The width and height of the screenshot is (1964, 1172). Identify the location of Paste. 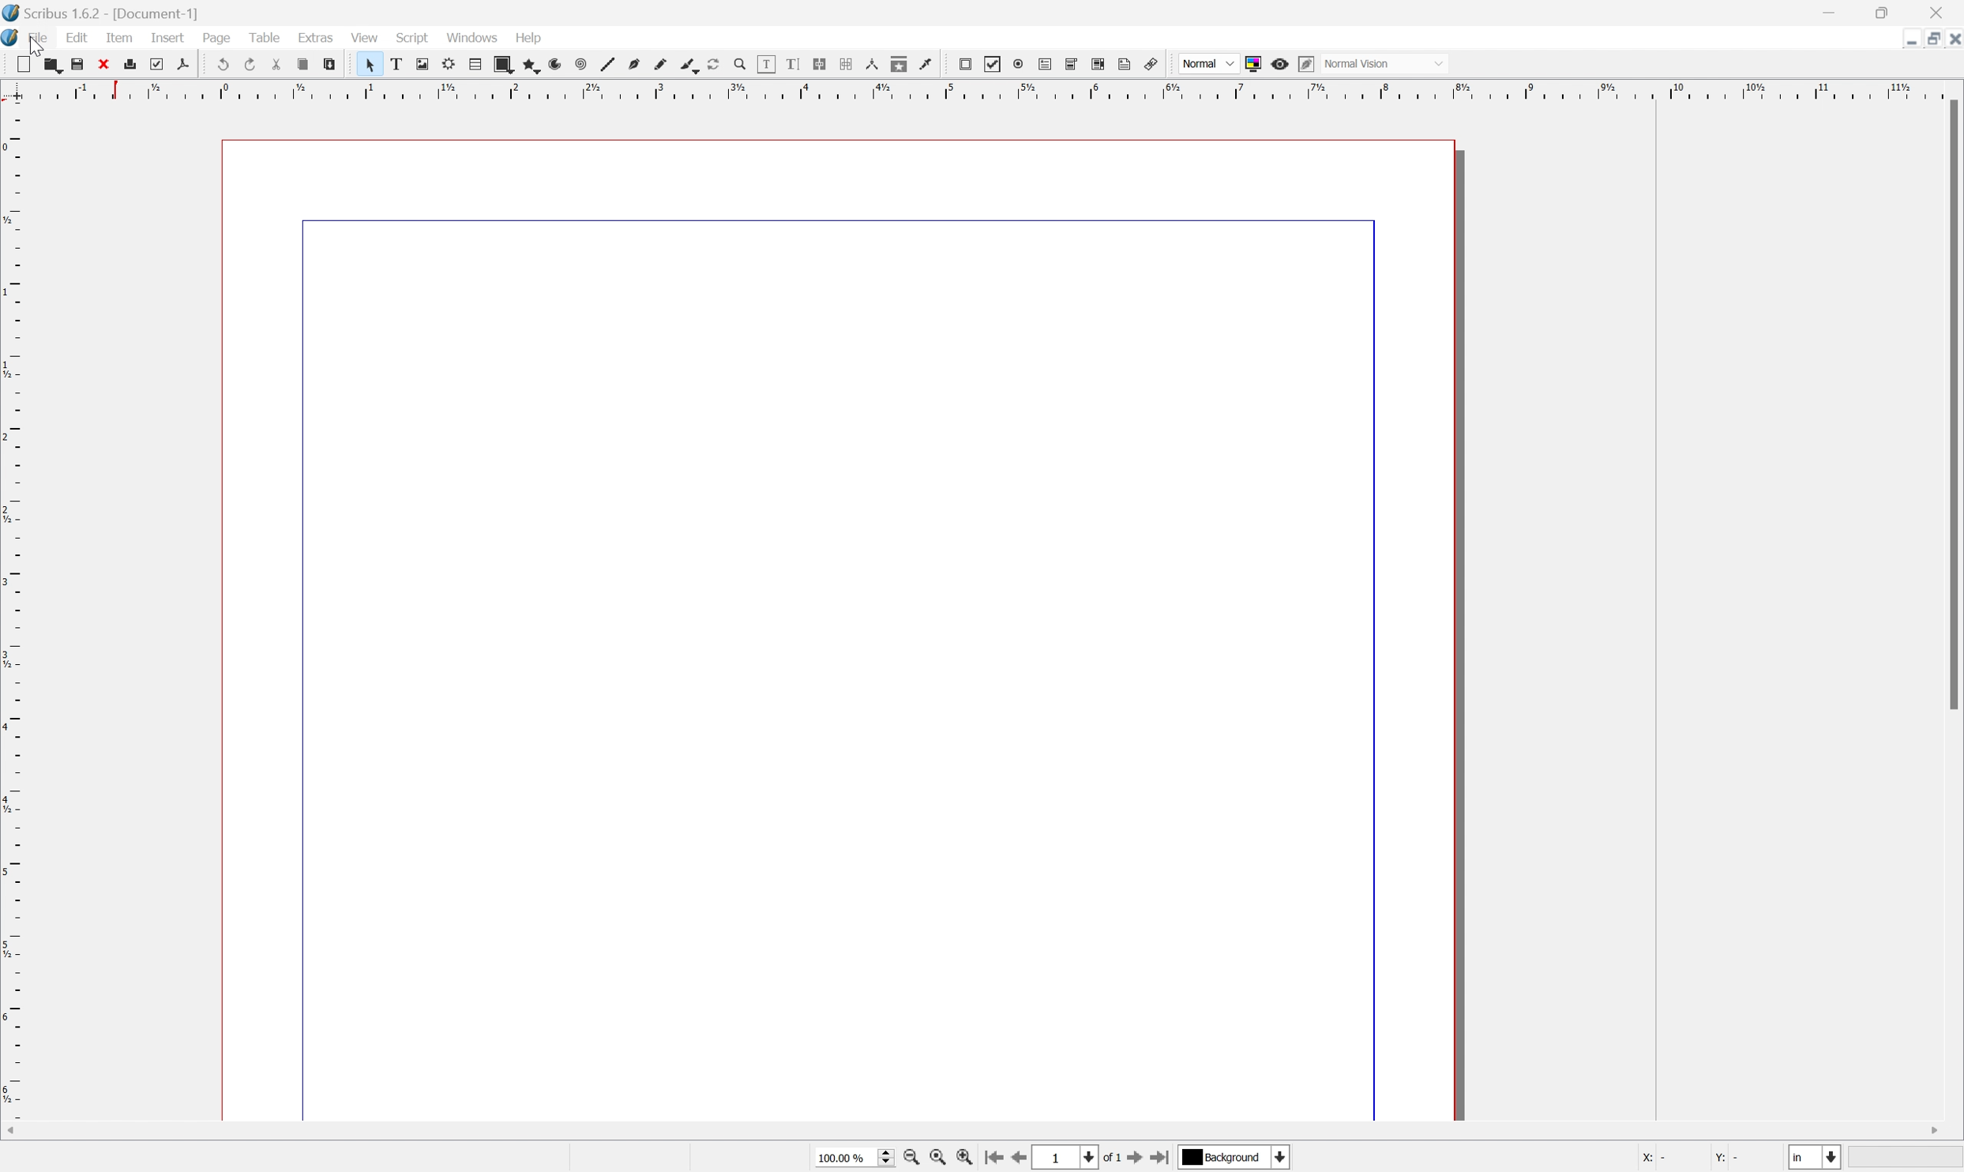
(335, 67).